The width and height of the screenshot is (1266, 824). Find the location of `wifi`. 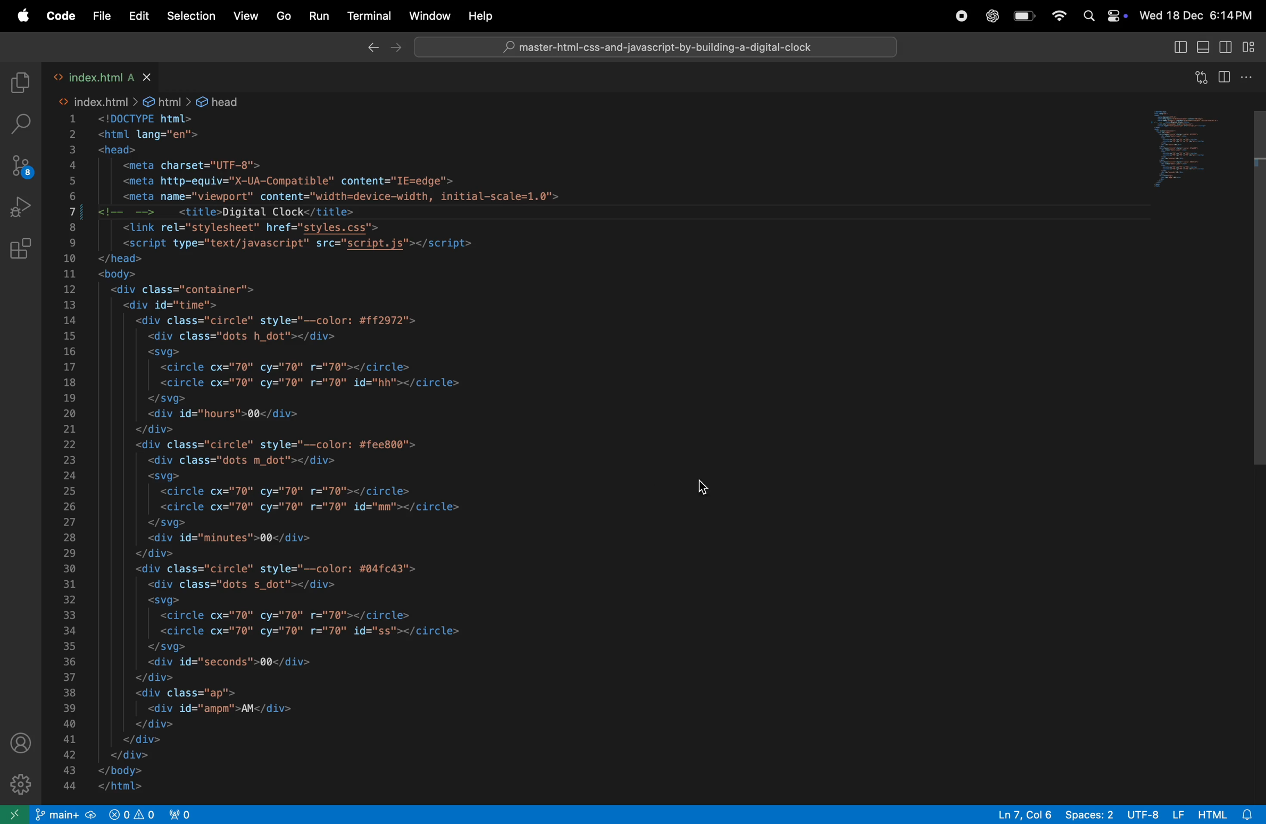

wifi is located at coordinates (1056, 16).